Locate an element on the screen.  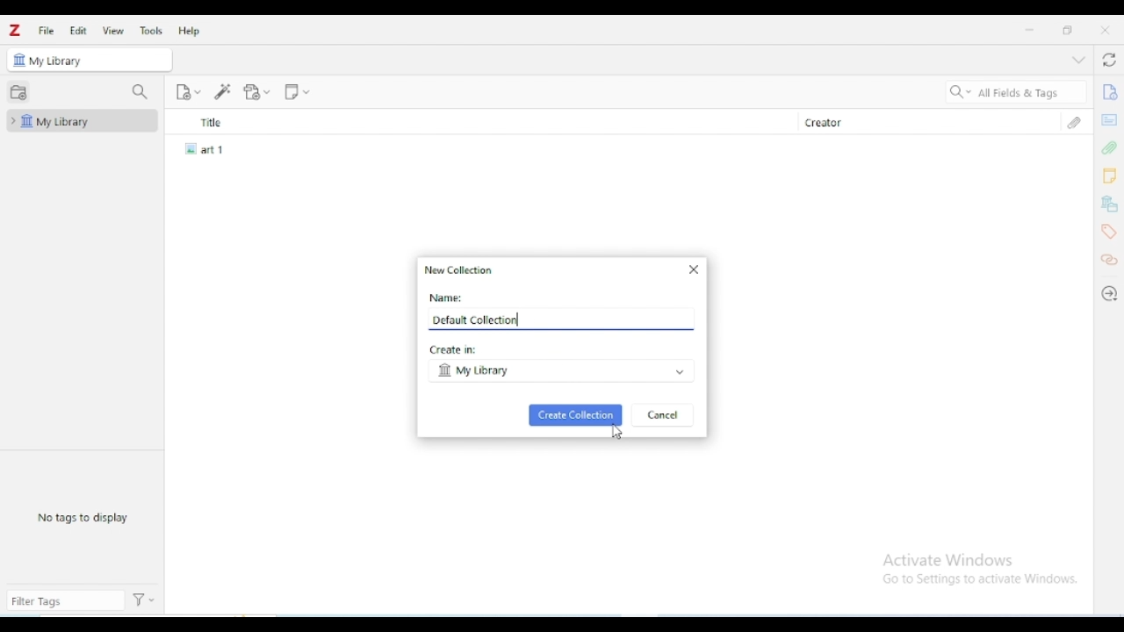
collapse section is located at coordinates (1078, 61).